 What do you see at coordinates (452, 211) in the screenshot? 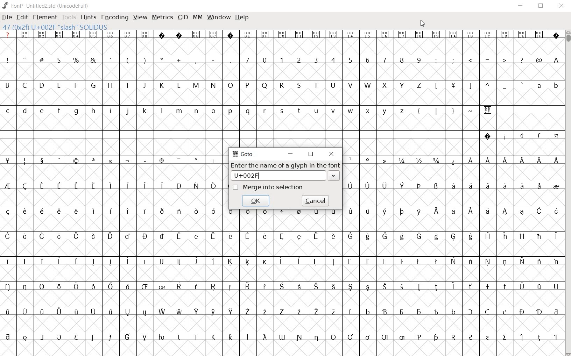
I see `special letter` at bounding box center [452, 211].